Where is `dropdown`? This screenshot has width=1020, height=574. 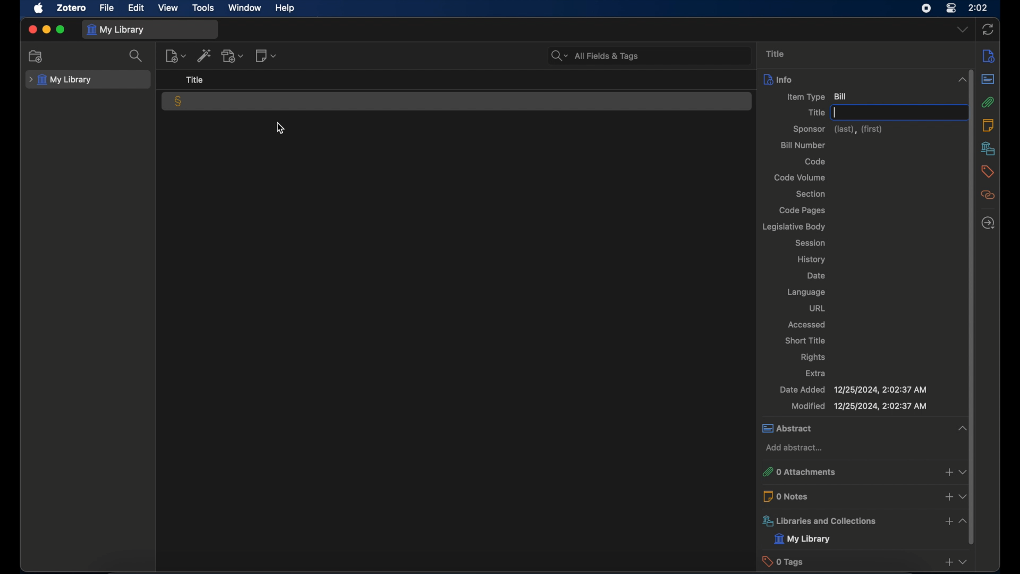
dropdown is located at coordinates (962, 30).